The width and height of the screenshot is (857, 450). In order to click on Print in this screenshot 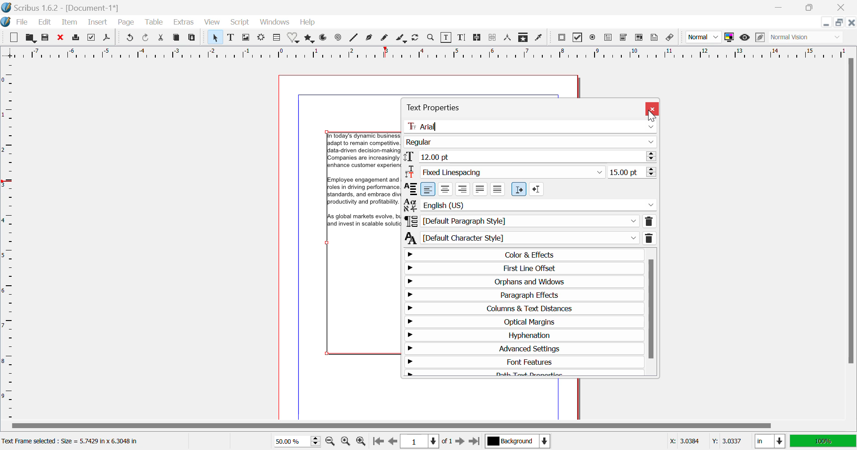, I will do `click(77, 38)`.